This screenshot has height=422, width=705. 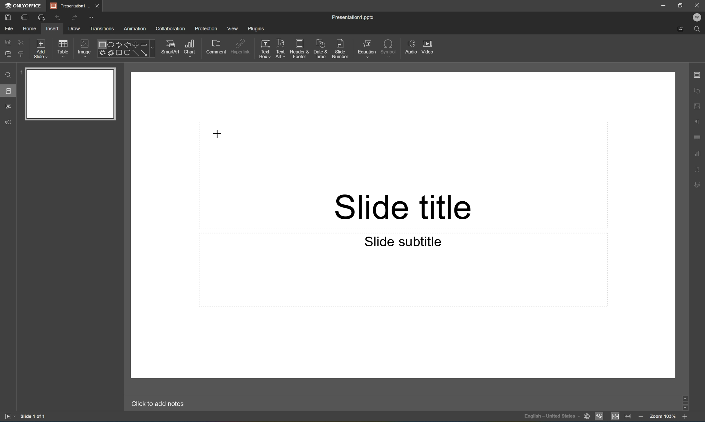 I want to click on Hyperlink, so click(x=240, y=46).